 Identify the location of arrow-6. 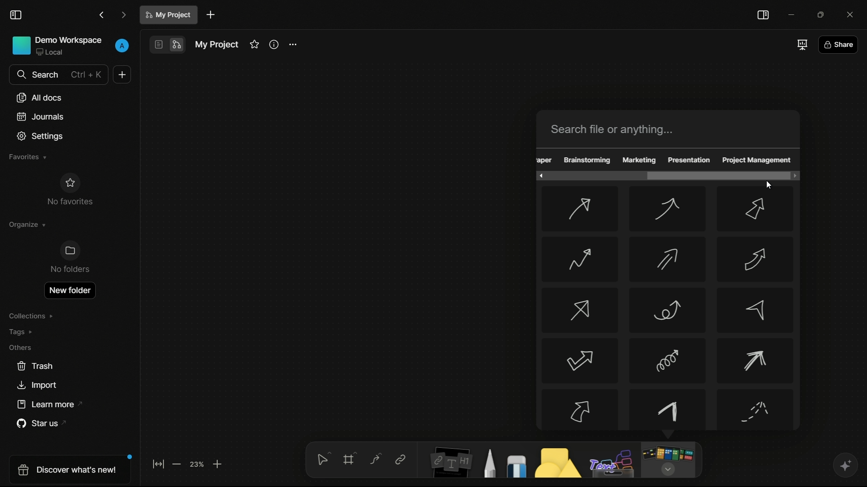
(756, 258).